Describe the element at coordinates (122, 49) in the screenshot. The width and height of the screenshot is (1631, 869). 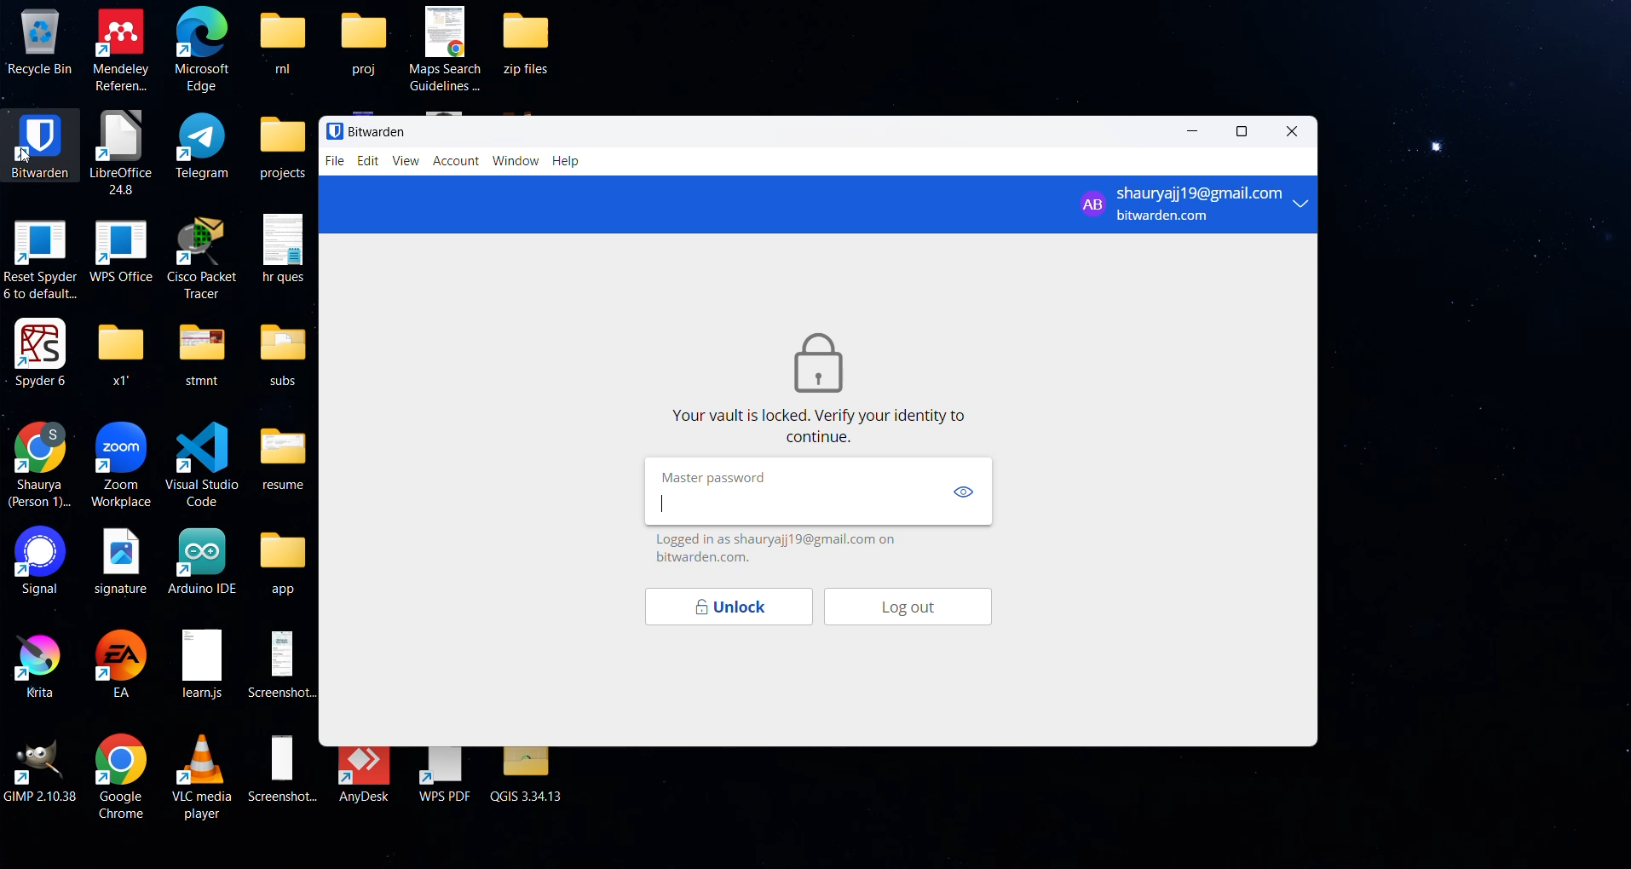
I see `Mendeley Referen...` at that location.